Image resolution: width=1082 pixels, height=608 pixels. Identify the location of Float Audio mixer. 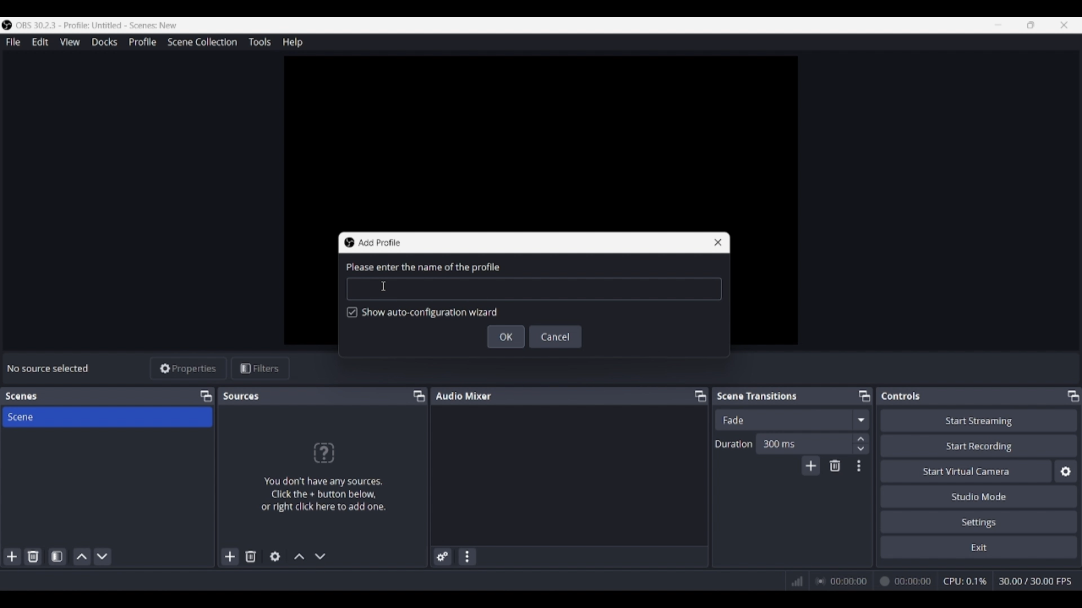
(700, 396).